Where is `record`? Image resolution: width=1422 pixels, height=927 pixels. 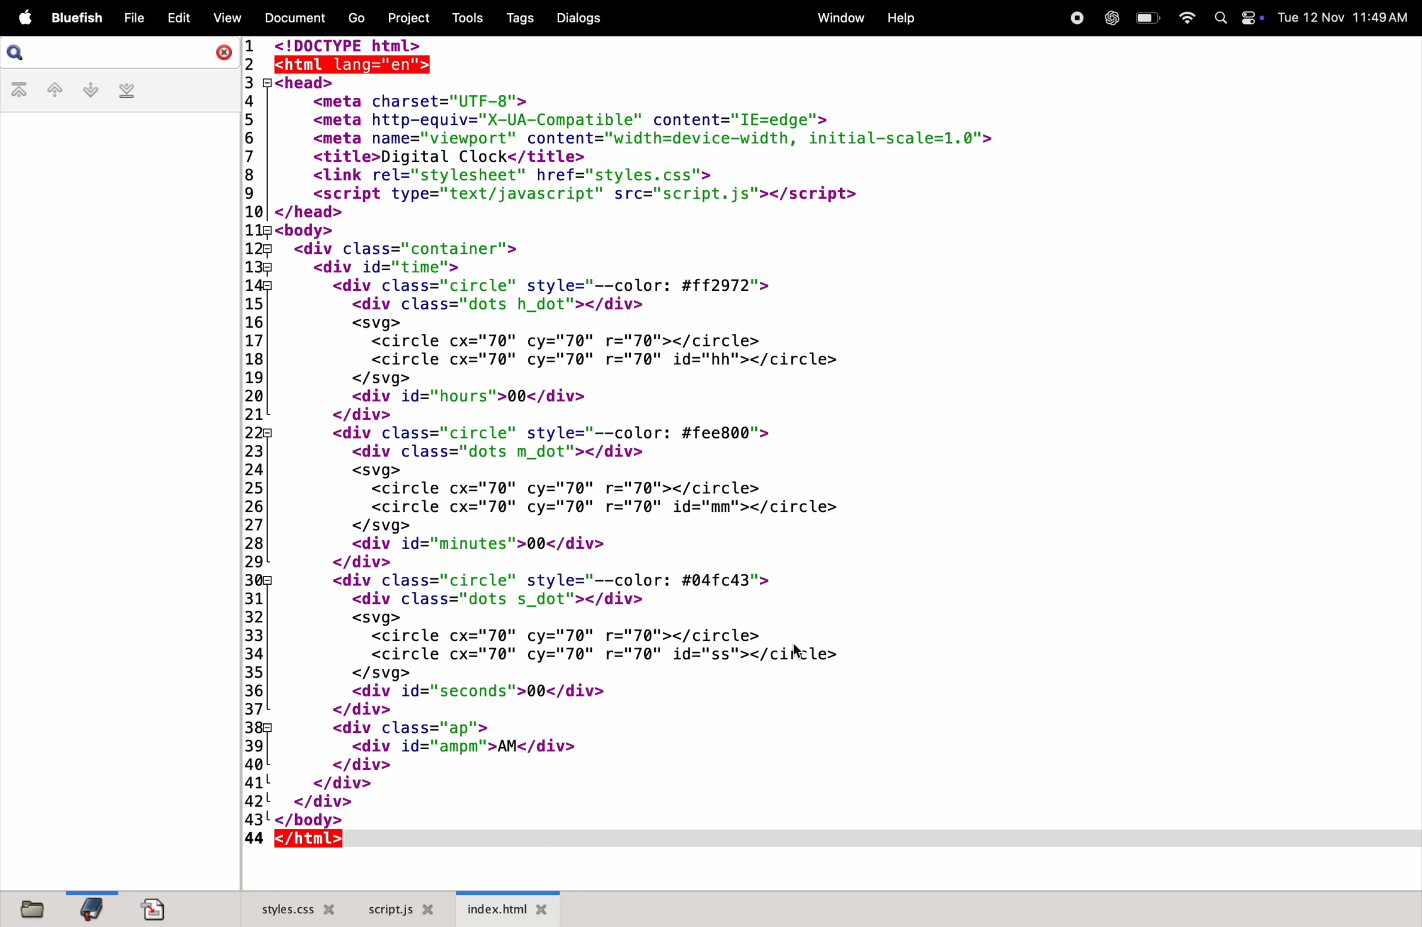
record is located at coordinates (1073, 18).